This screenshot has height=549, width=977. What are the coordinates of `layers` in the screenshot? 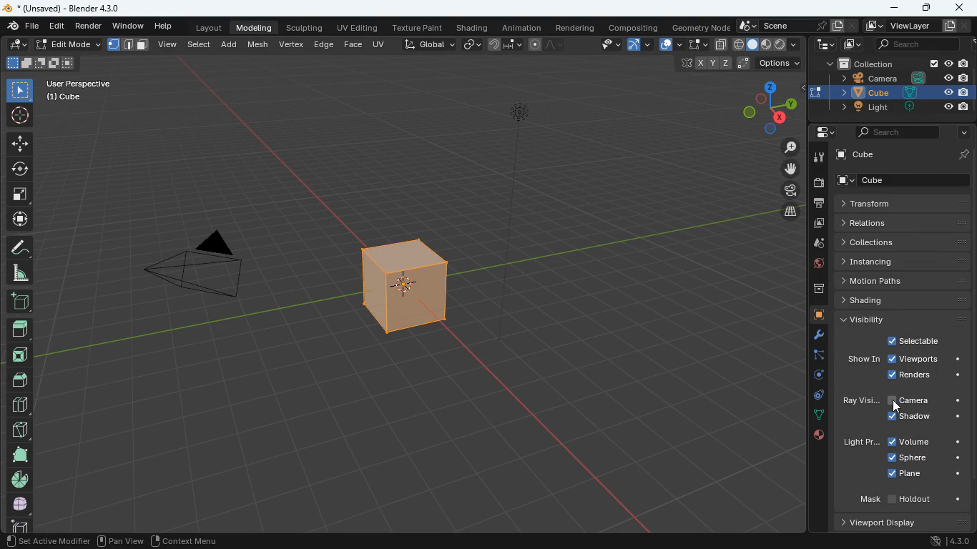 It's located at (791, 214).